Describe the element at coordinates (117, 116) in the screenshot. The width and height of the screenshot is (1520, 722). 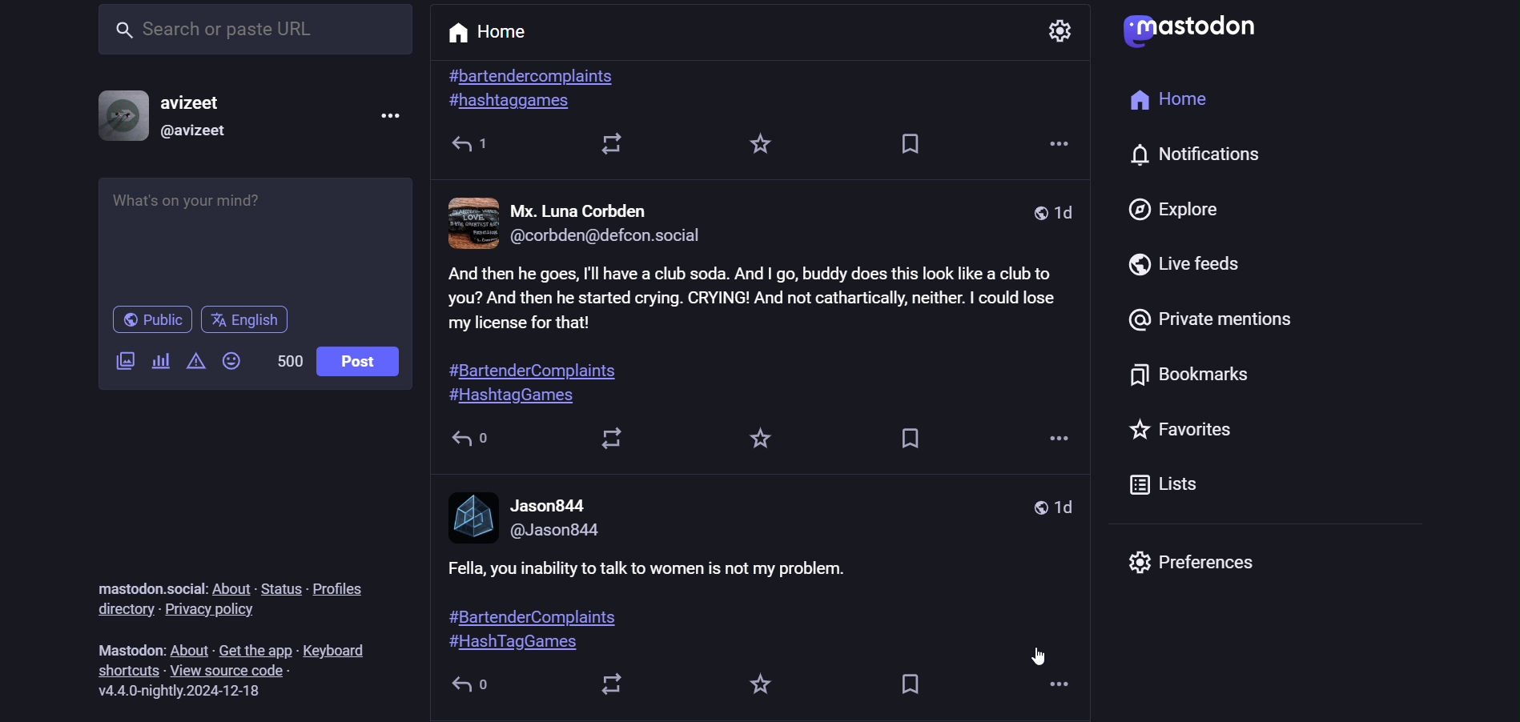
I see `profile picture` at that location.